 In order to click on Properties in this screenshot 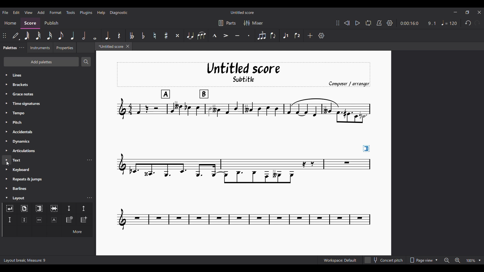, I will do `click(65, 47)`.